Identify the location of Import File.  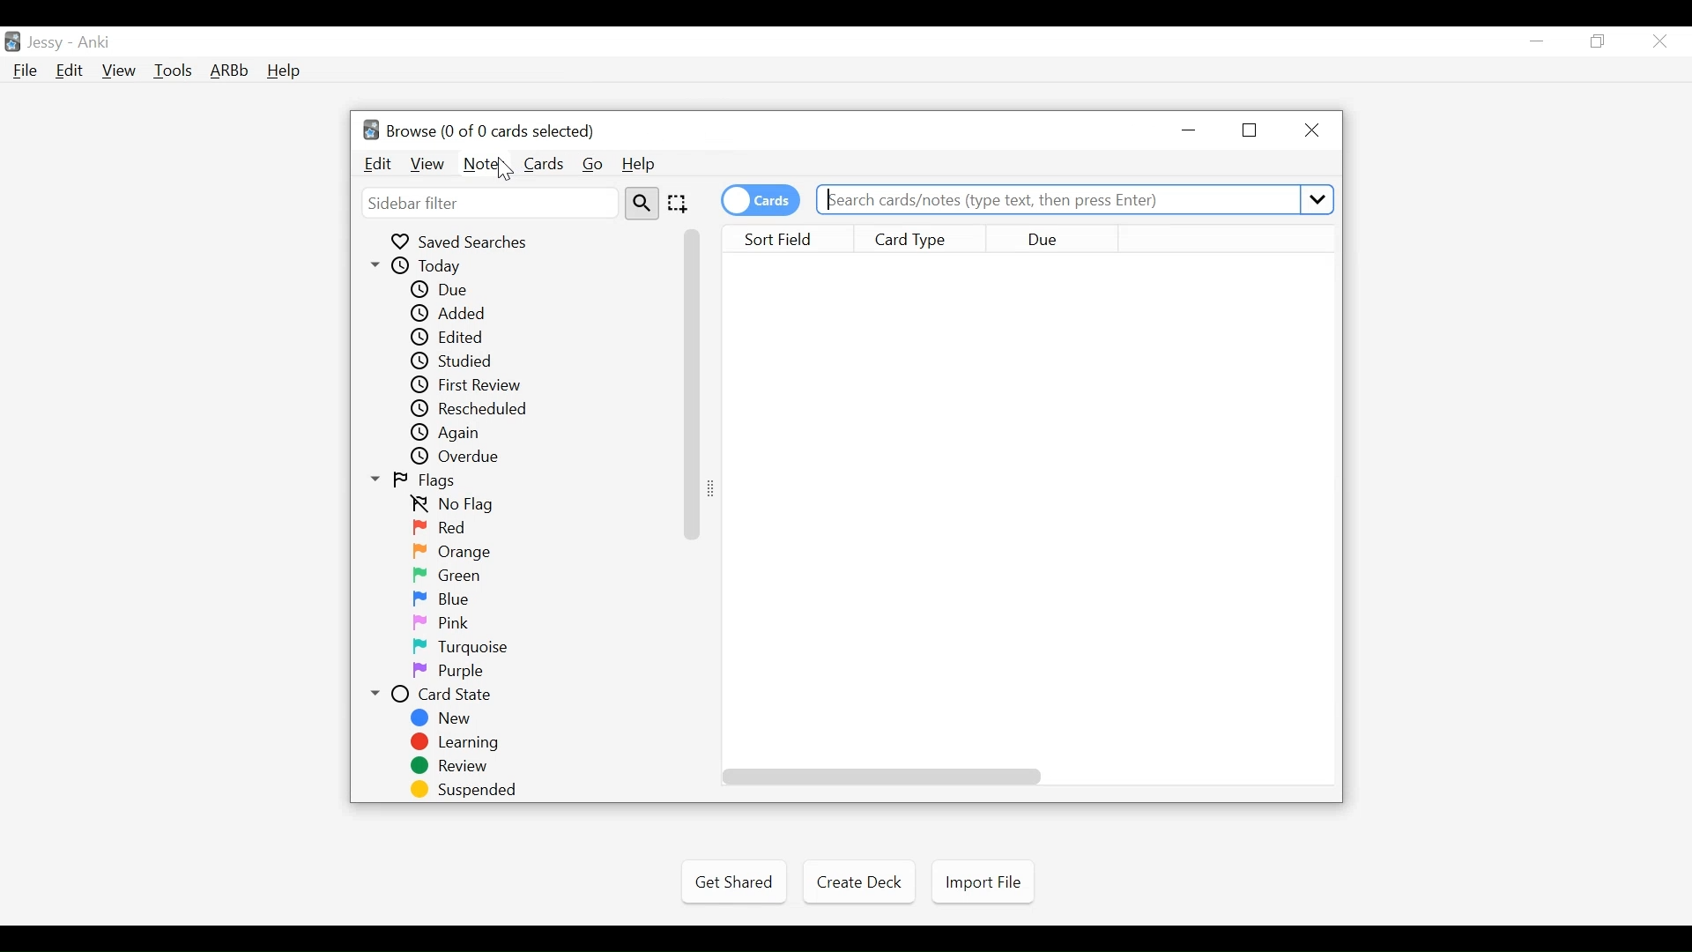
(983, 882).